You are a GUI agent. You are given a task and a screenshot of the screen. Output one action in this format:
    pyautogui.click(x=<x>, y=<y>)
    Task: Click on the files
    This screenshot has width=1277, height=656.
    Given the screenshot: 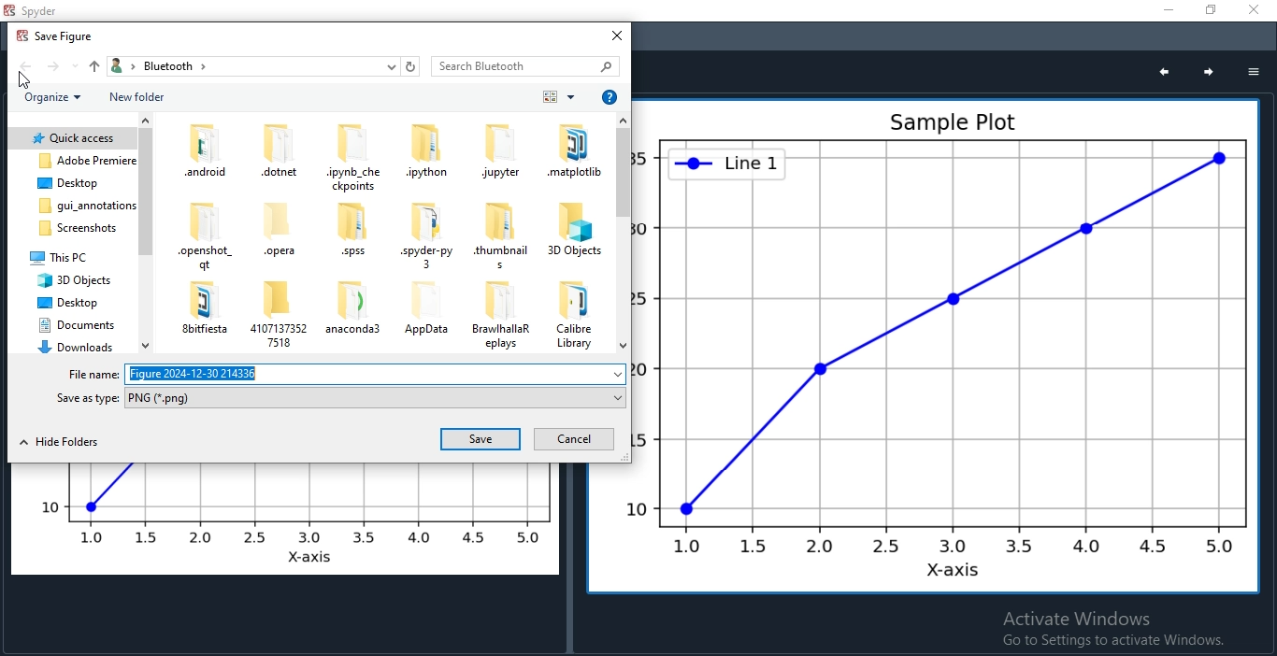 What is the action you would take?
    pyautogui.click(x=354, y=307)
    